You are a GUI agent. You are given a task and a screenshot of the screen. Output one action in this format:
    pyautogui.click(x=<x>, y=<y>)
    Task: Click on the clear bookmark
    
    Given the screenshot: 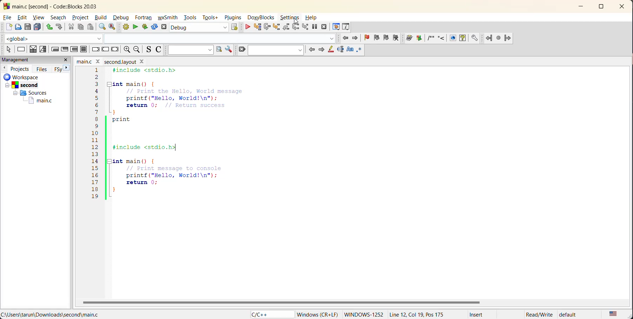 What is the action you would take?
    pyautogui.click(x=397, y=38)
    